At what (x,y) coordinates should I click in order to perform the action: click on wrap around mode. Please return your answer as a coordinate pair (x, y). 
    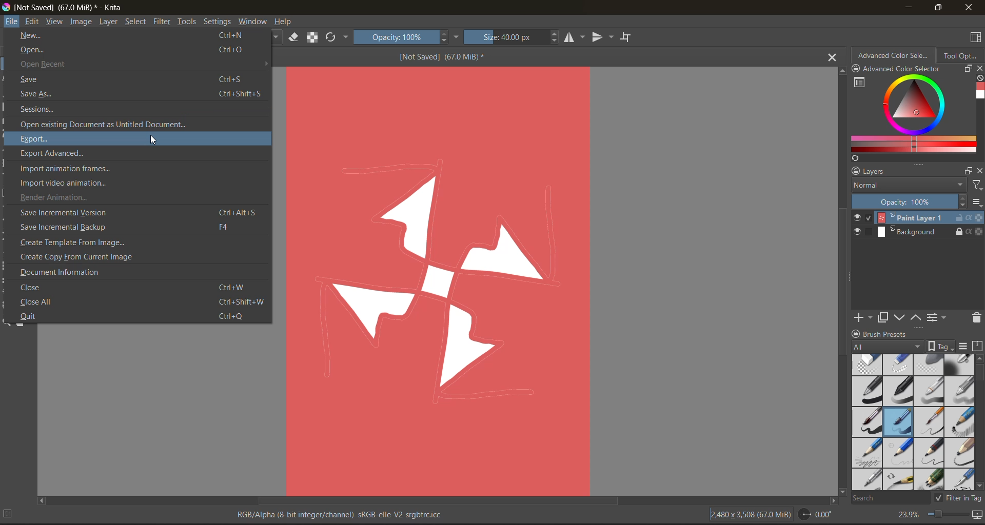
    Looking at the image, I should click on (626, 37).